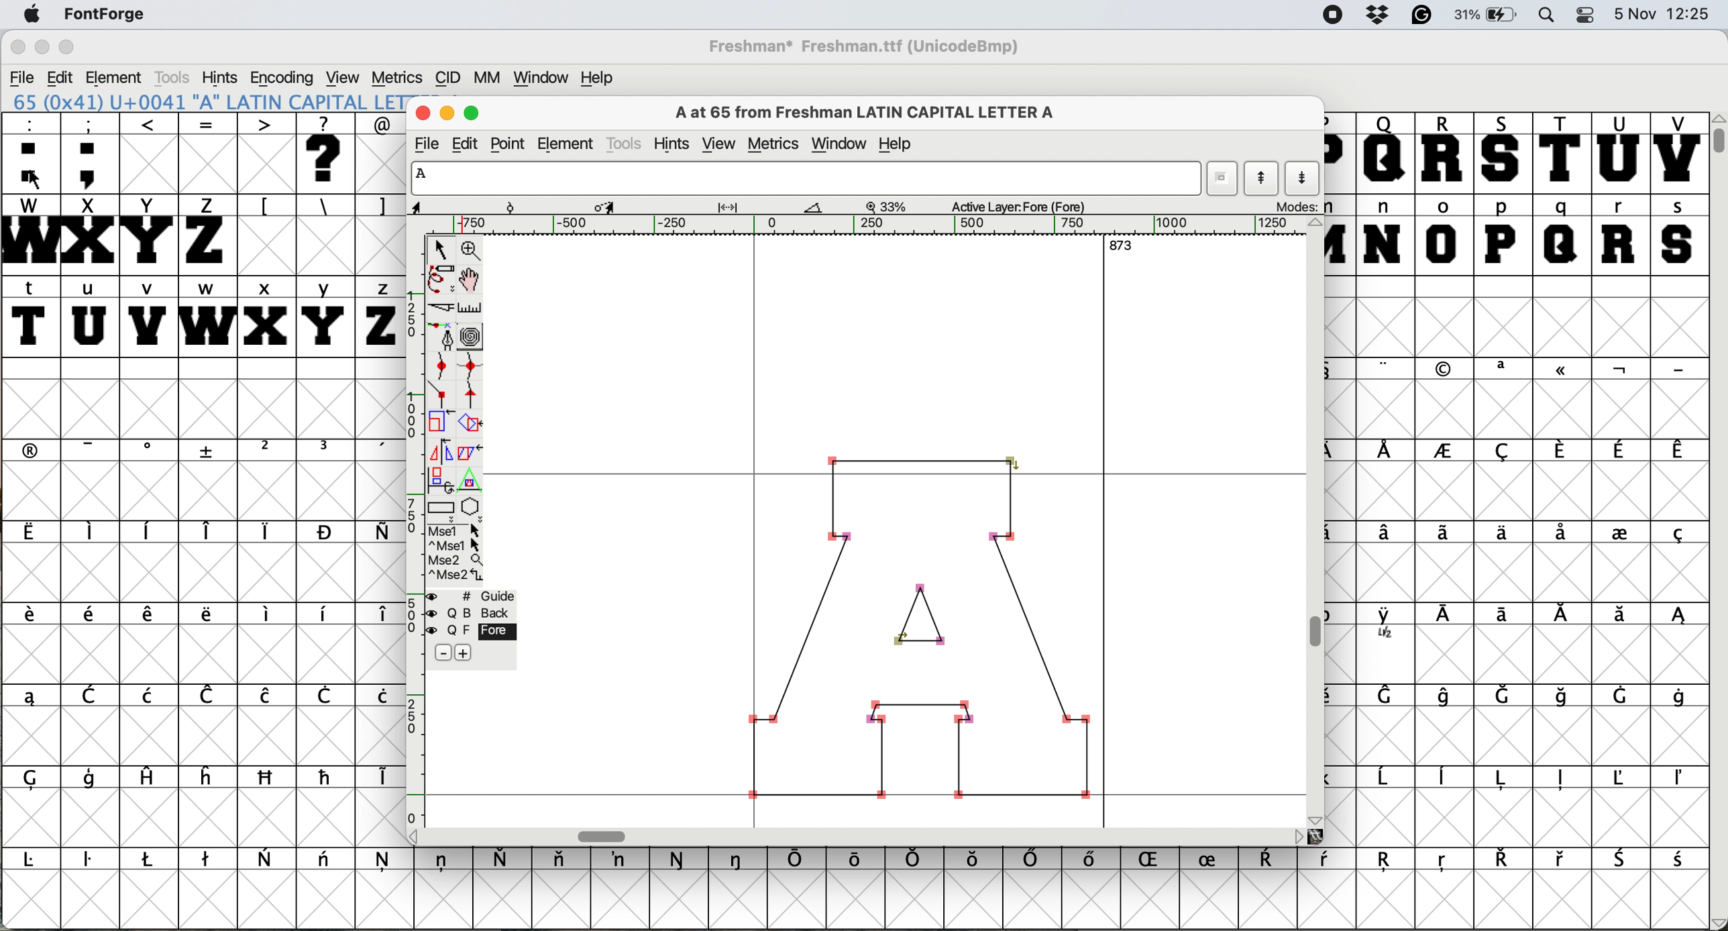 Image resolution: width=1728 pixels, height=931 pixels. Describe the element at coordinates (467, 144) in the screenshot. I see `edit` at that location.